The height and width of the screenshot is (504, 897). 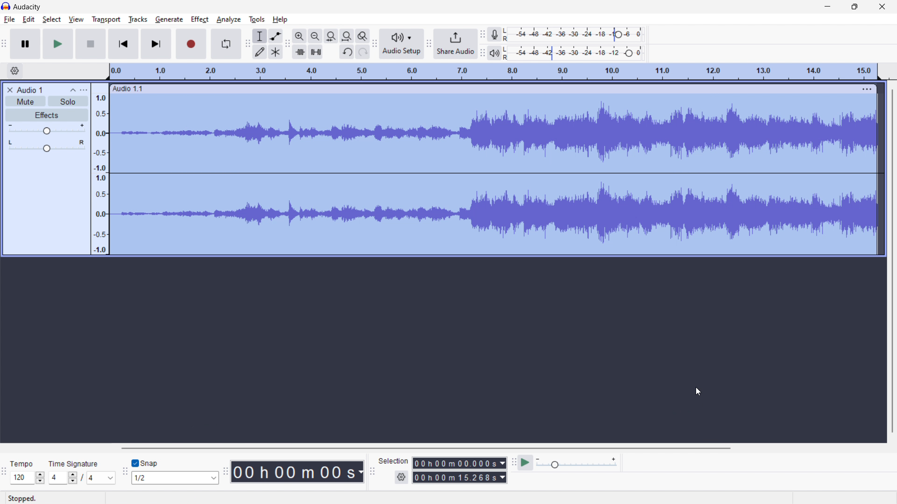 What do you see at coordinates (456, 44) in the screenshot?
I see `share audio` at bounding box center [456, 44].